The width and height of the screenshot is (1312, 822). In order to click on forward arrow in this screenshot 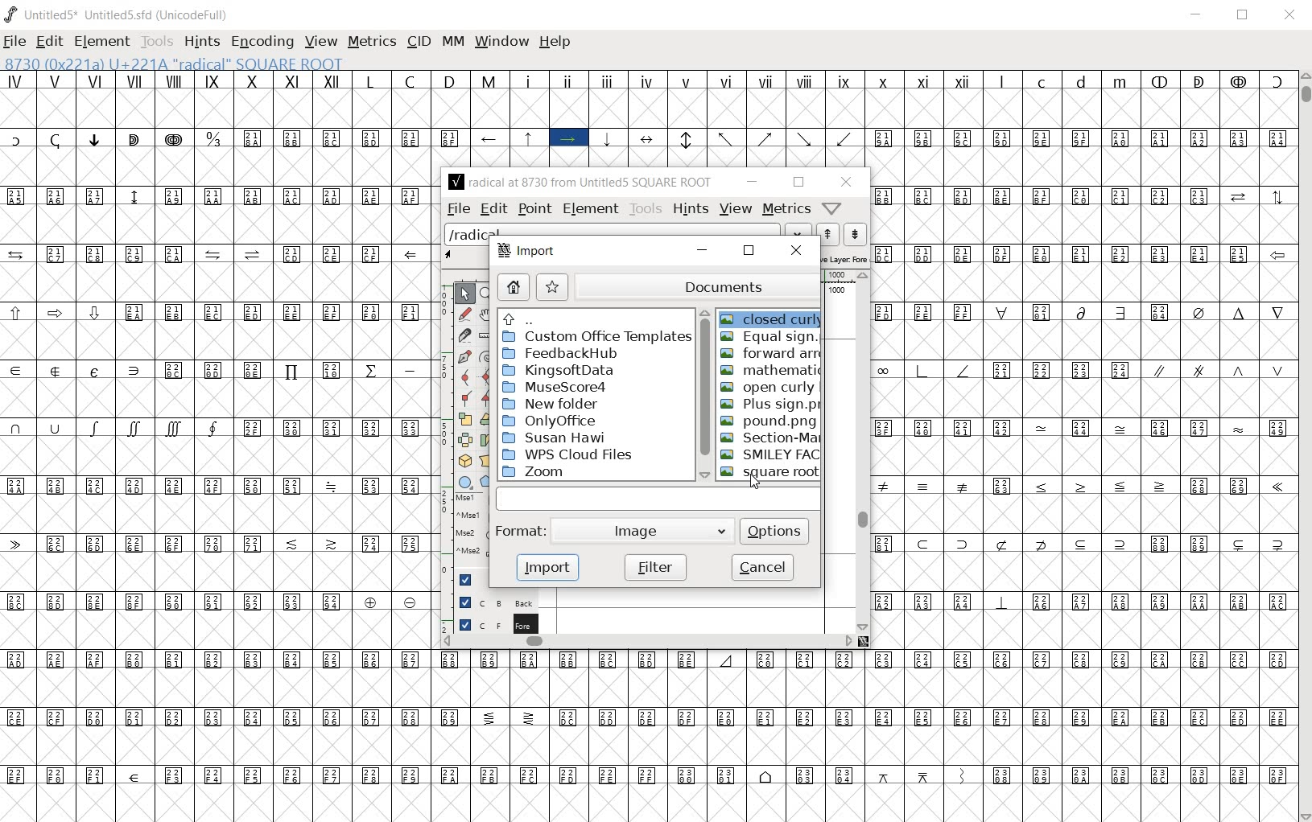, I will do `click(771, 354)`.